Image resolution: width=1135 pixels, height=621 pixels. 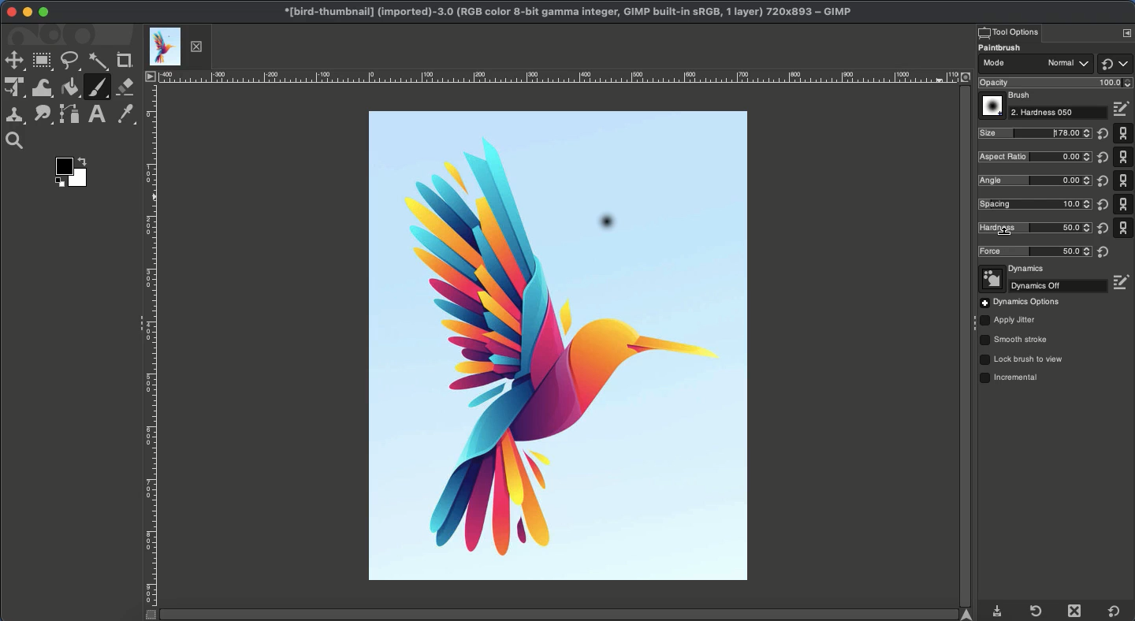 I want to click on Image, so click(x=561, y=413).